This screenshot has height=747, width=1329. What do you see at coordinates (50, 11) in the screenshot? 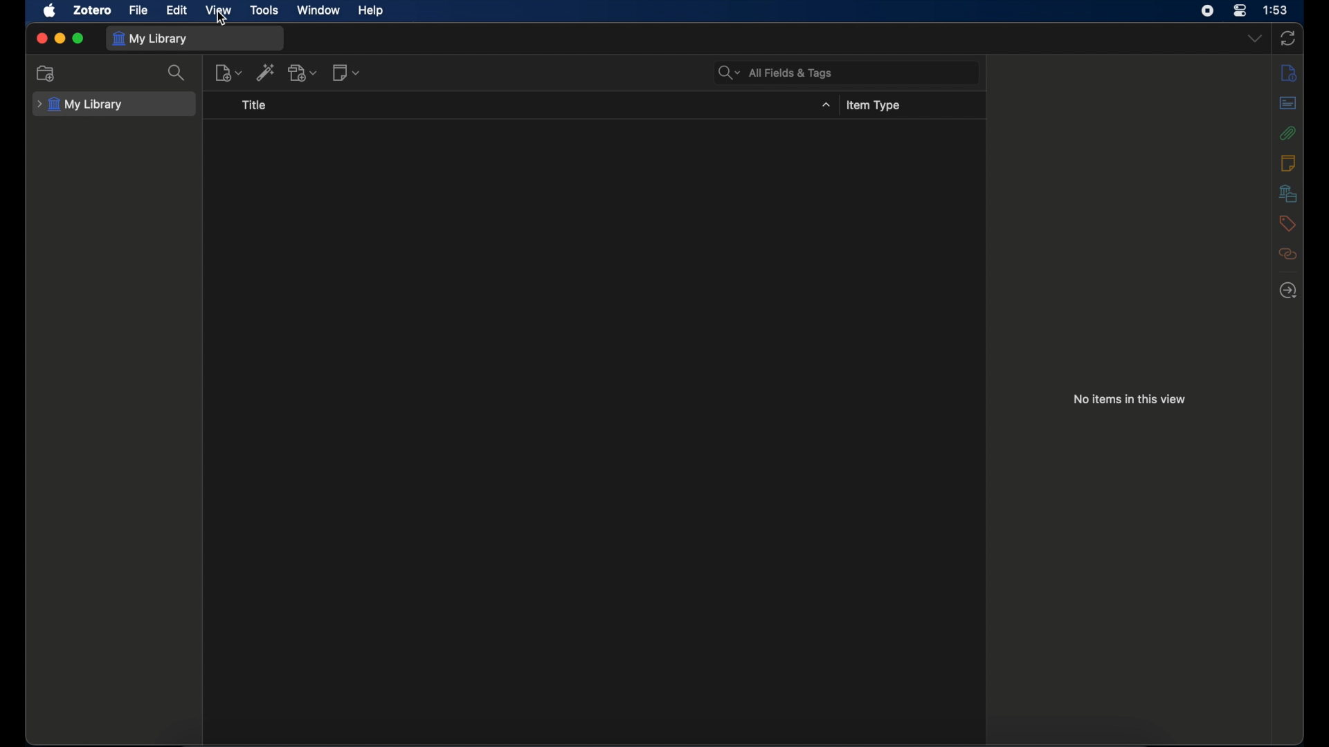
I see `apple icon` at bounding box center [50, 11].